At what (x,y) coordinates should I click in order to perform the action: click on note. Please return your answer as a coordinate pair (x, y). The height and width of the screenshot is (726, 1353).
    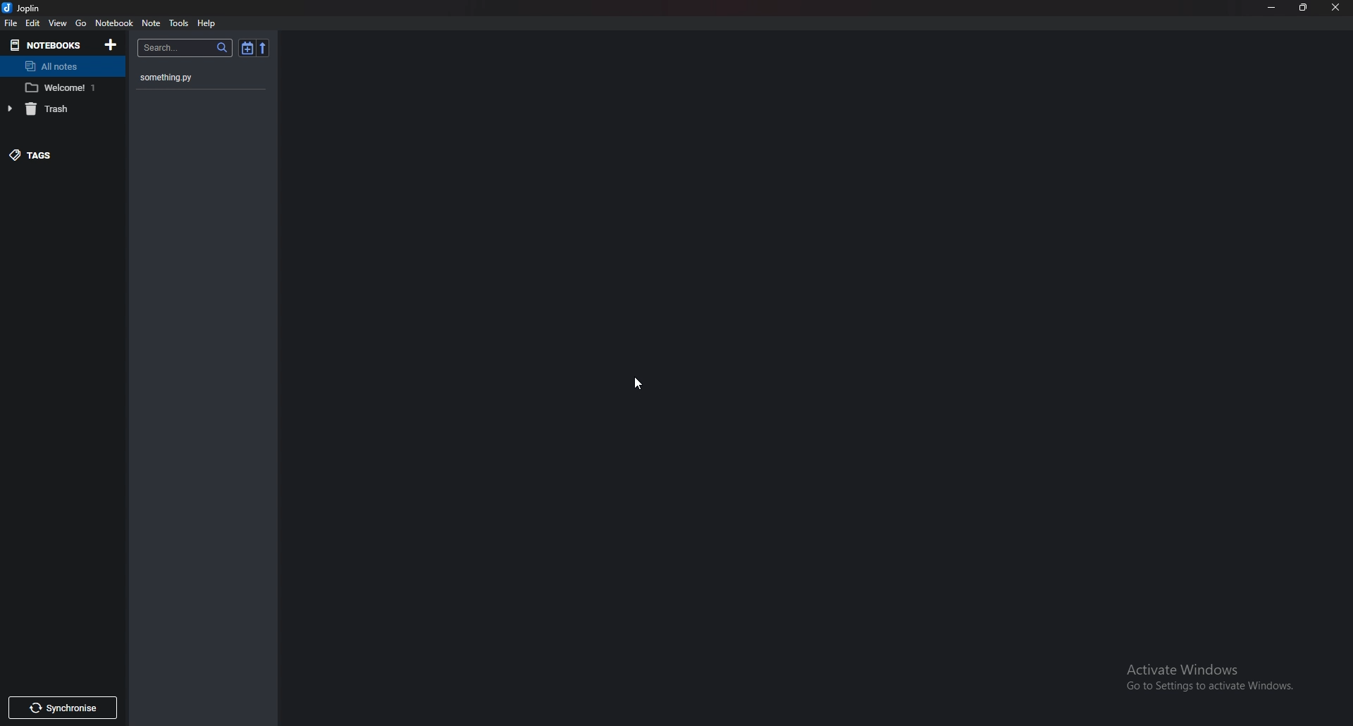
    Looking at the image, I should click on (151, 23).